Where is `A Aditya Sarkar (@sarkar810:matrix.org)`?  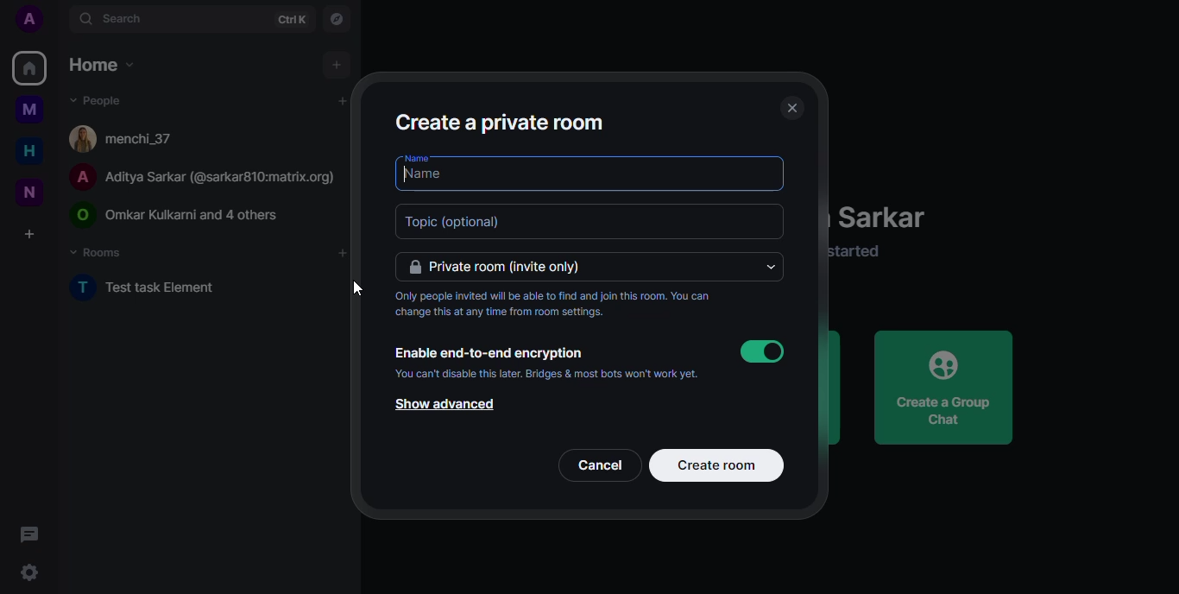 A Aditya Sarkar (@sarkar810:matrix.org) is located at coordinates (208, 174).